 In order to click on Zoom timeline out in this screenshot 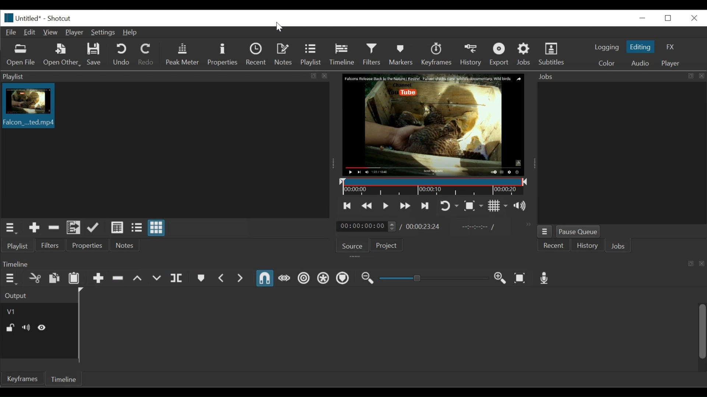, I will do `click(368, 279)`.